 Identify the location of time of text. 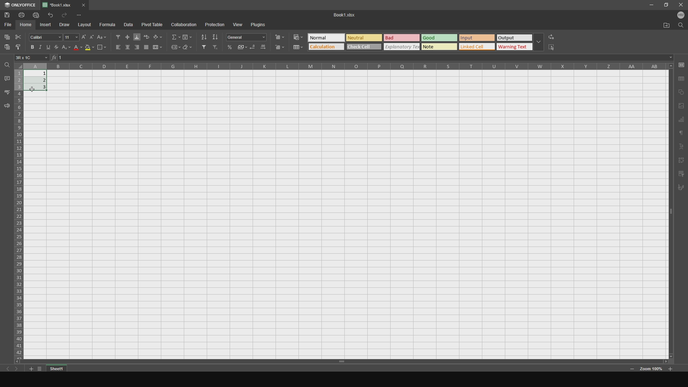
(426, 42).